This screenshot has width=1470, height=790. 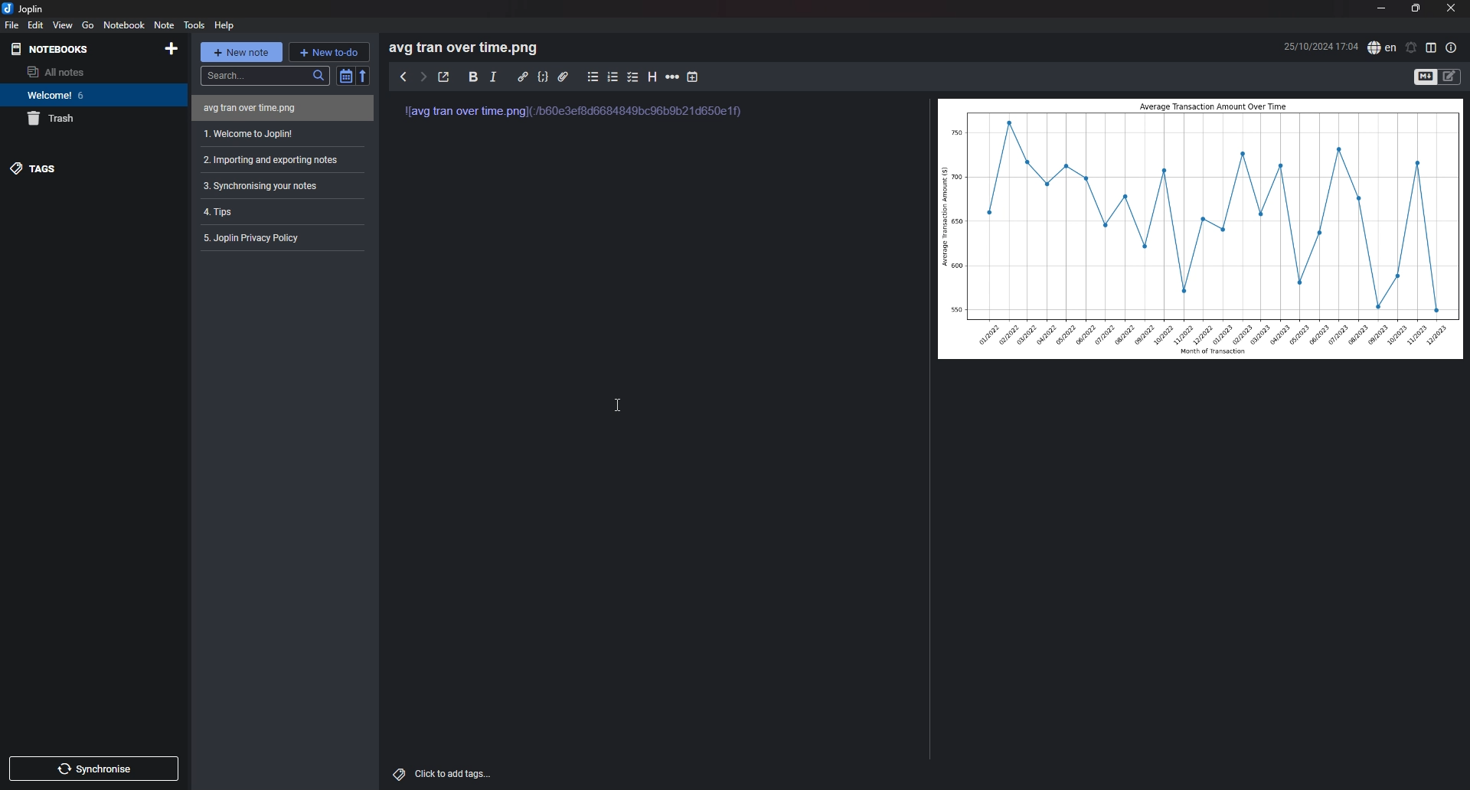 What do you see at coordinates (241, 51) in the screenshot?
I see `new note` at bounding box center [241, 51].